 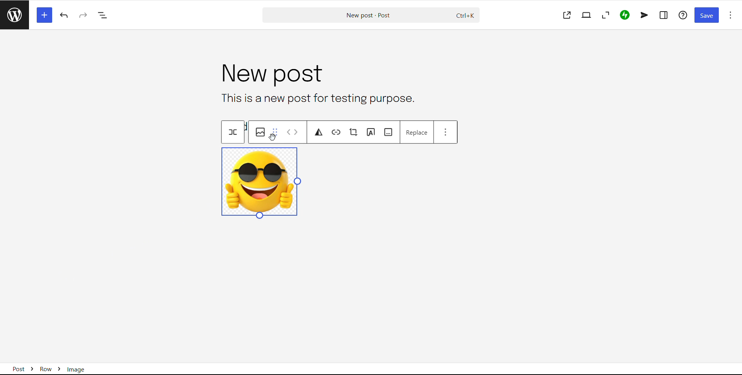 What do you see at coordinates (706, 15) in the screenshot?
I see `save` at bounding box center [706, 15].